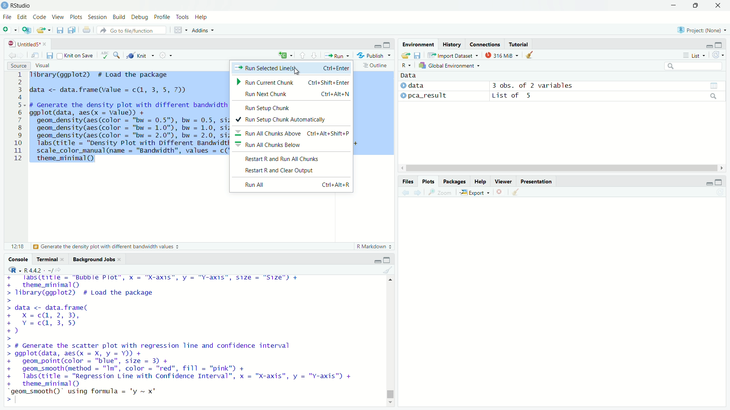 This screenshot has height=410, width=730. What do you see at coordinates (709, 183) in the screenshot?
I see `minimize` at bounding box center [709, 183].